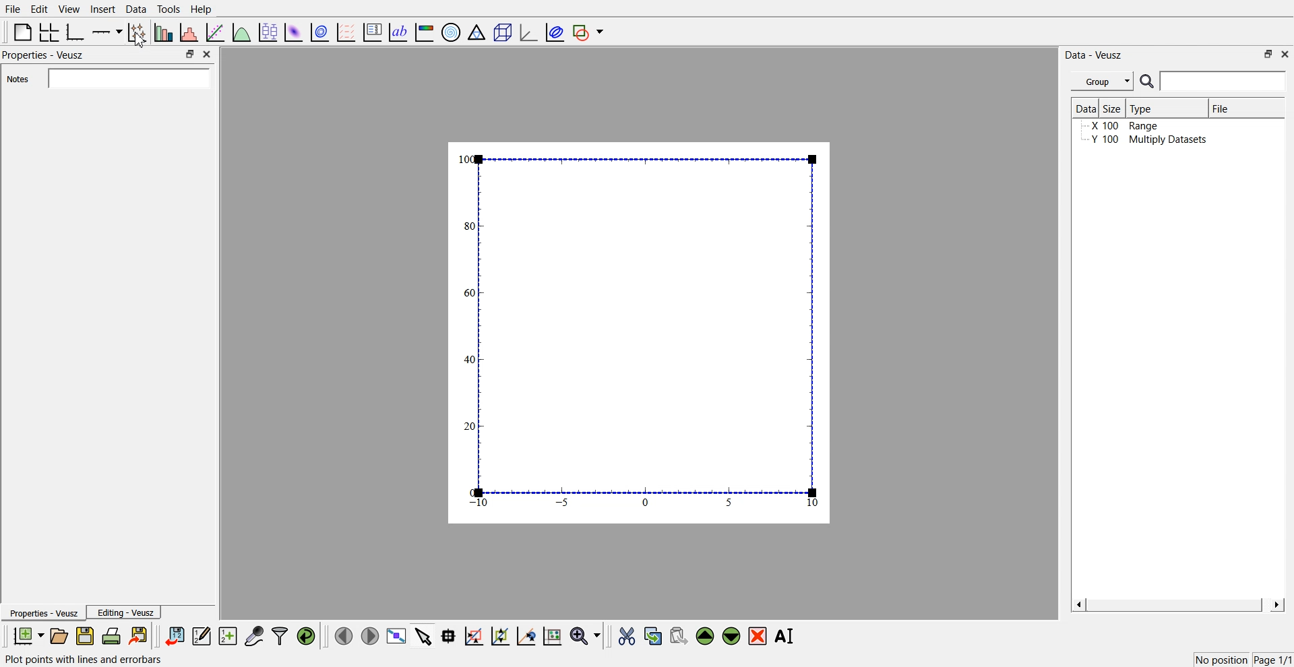 The height and width of the screenshot is (667, 1294). What do you see at coordinates (500, 32) in the screenshot?
I see `3d shapes` at bounding box center [500, 32].